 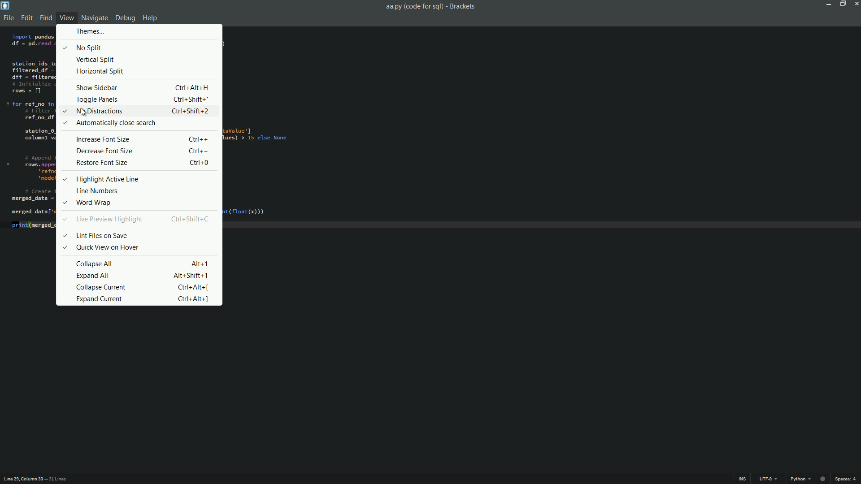 I want to click on expand current, so click(x=146, y=299).